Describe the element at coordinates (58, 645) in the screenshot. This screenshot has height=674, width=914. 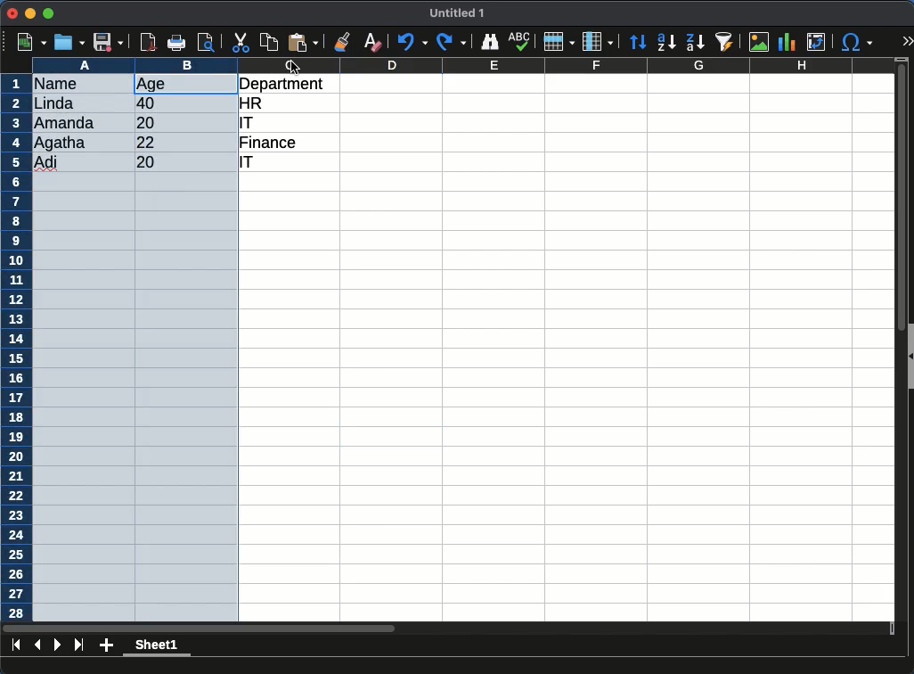
I see `next page` at that location.